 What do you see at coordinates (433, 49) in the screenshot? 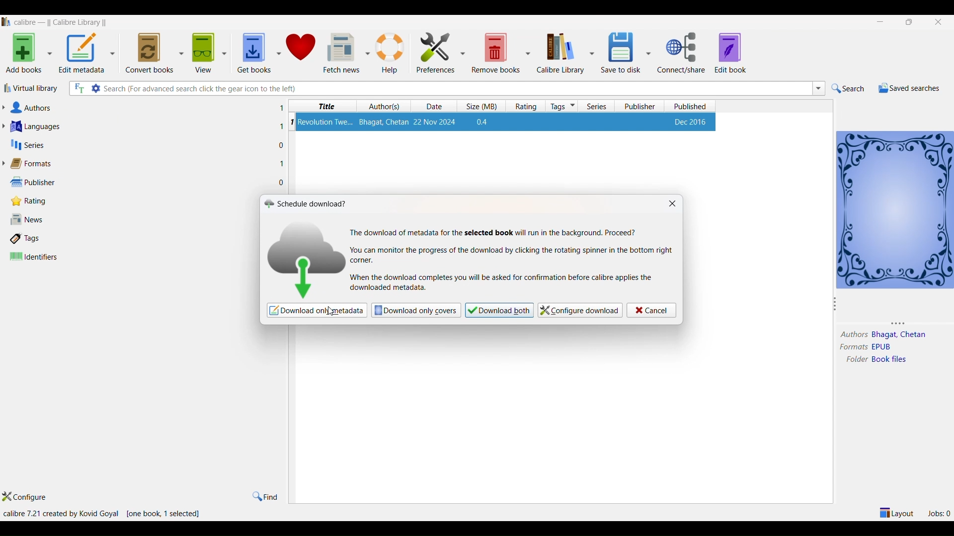
I see `preferences` at bounding box center [433, 49].